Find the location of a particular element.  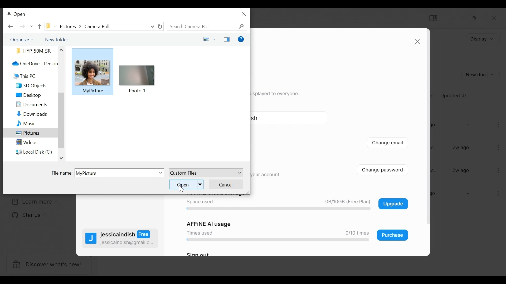

progress menu is located at coordinates (276, 241).